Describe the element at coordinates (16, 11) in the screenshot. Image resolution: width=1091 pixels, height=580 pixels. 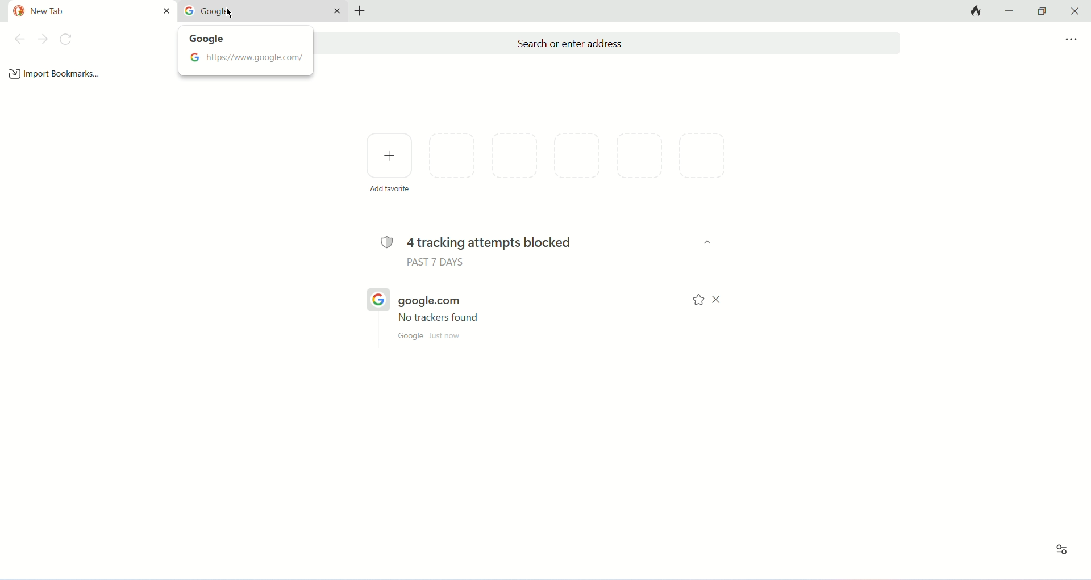
I see `duck duck go logo` at that location.